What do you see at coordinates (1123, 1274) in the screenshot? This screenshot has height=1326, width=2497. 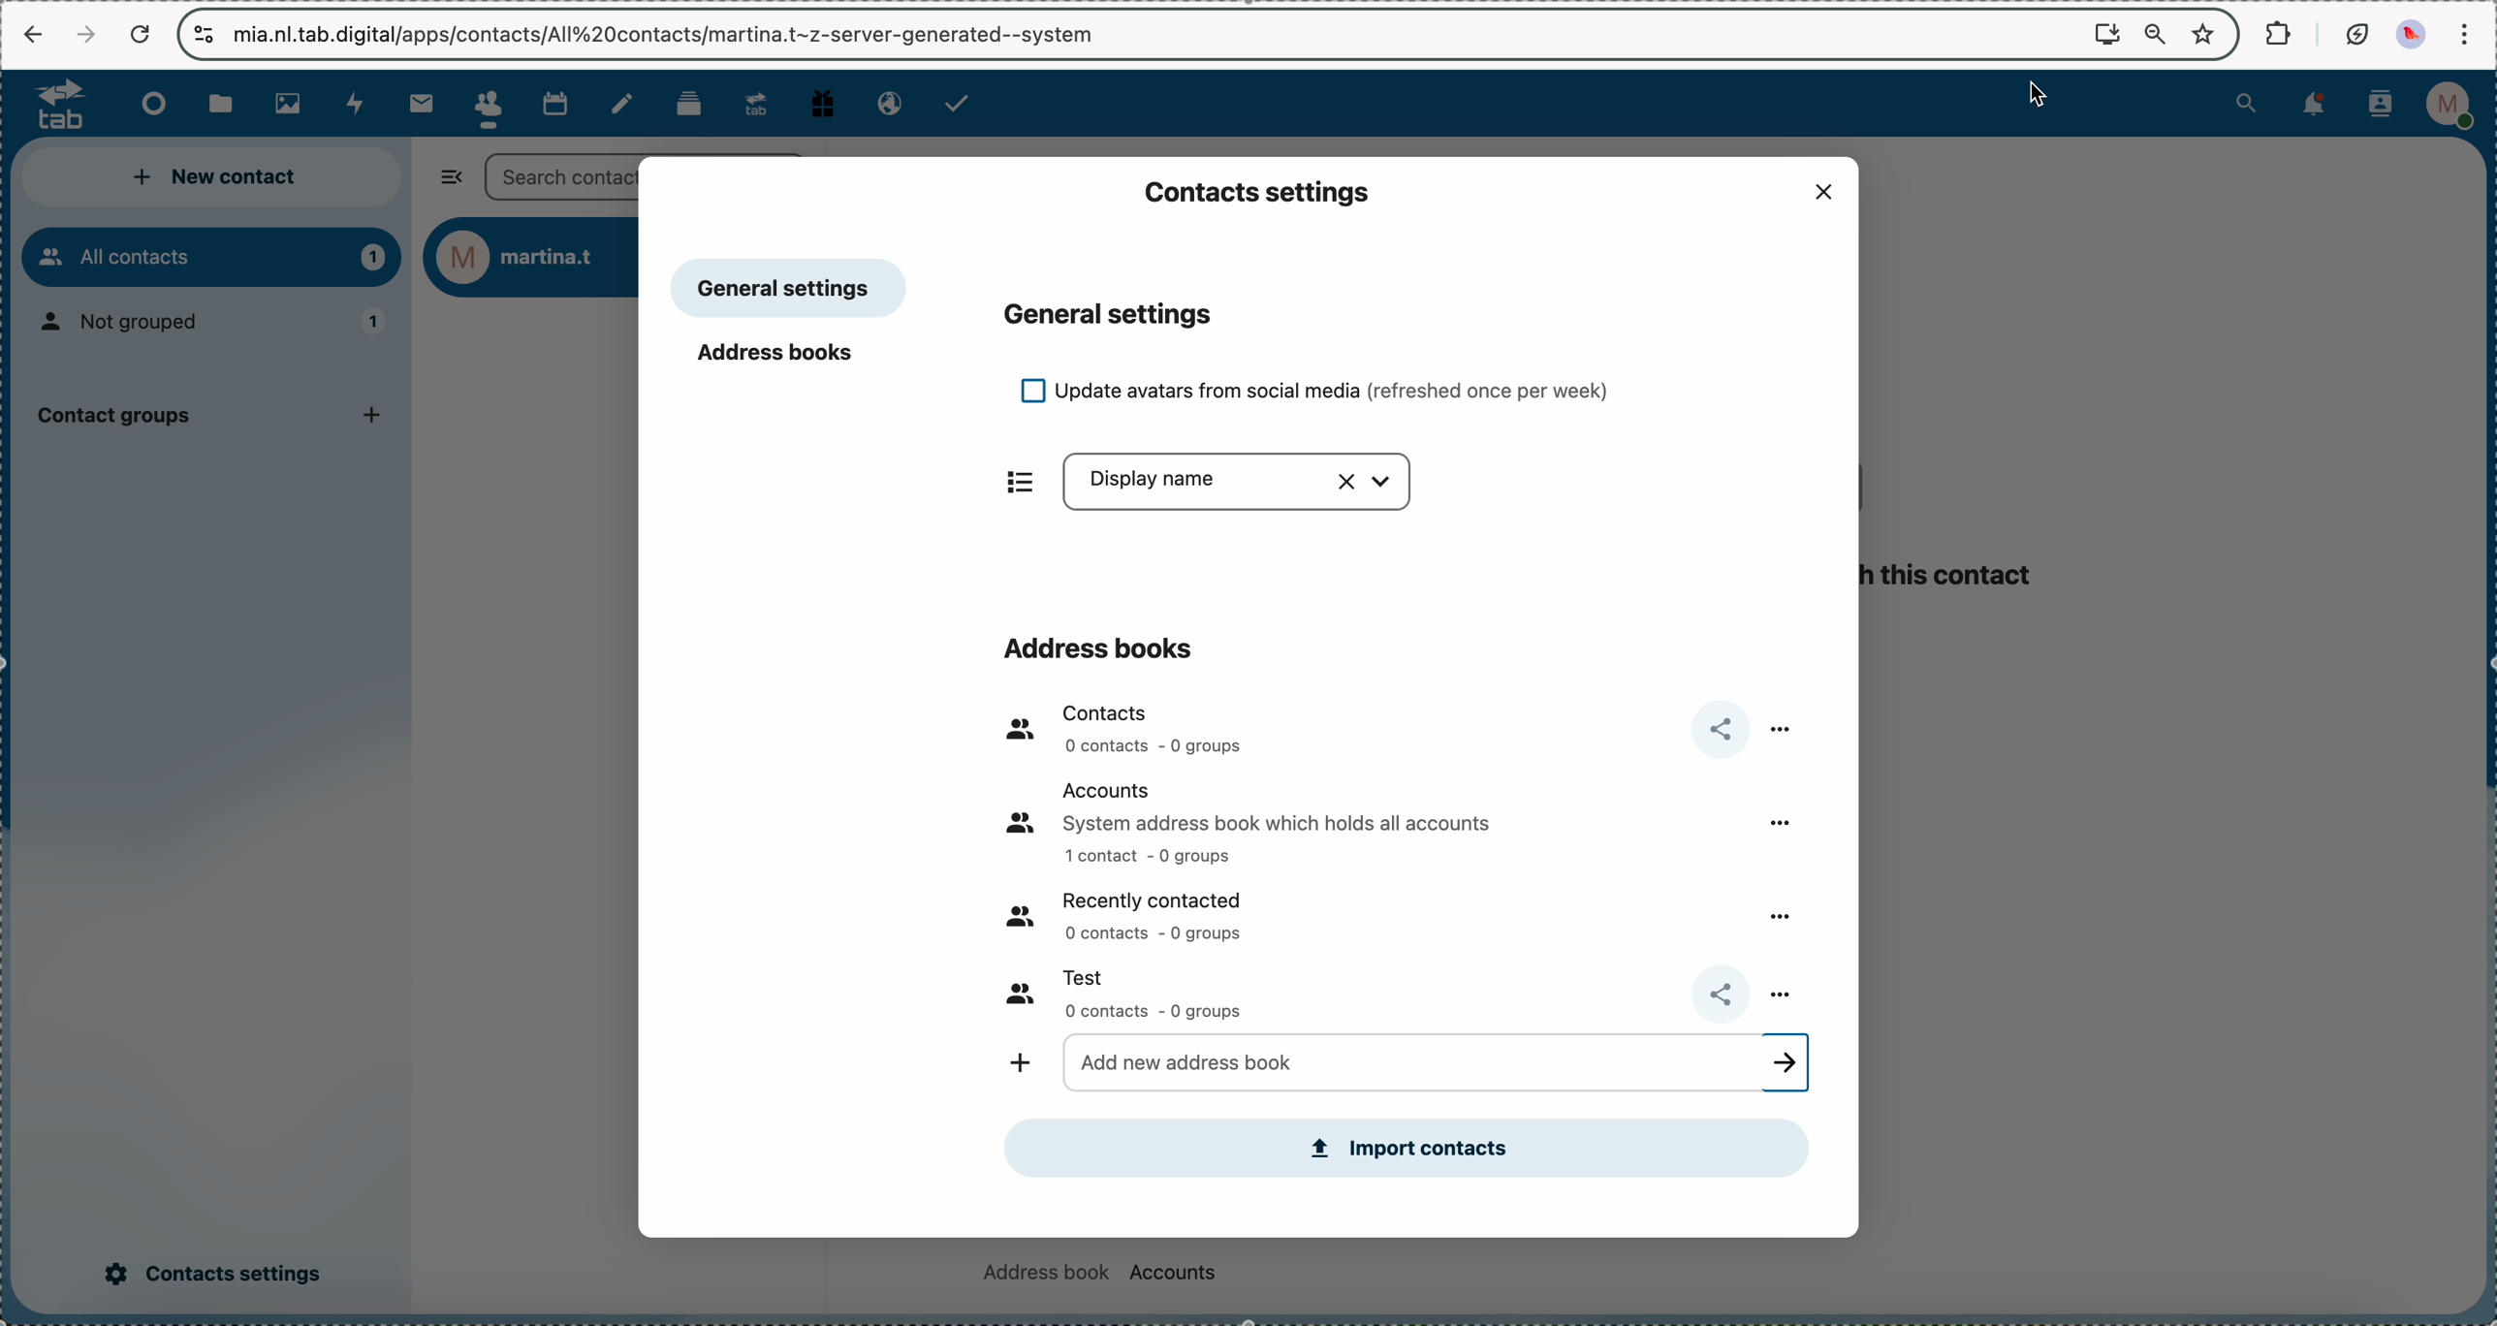 I see `address book` at bounding box center [1123, 1274].